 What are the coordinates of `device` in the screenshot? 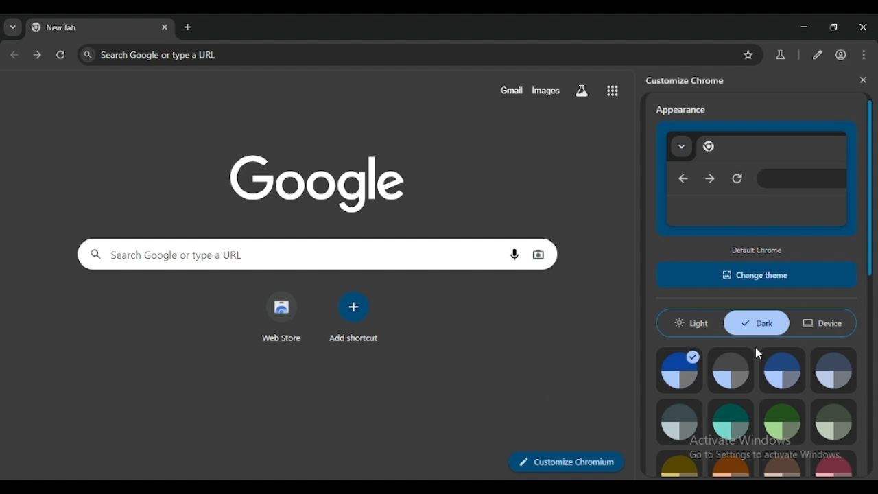 It's located at (824, 323).